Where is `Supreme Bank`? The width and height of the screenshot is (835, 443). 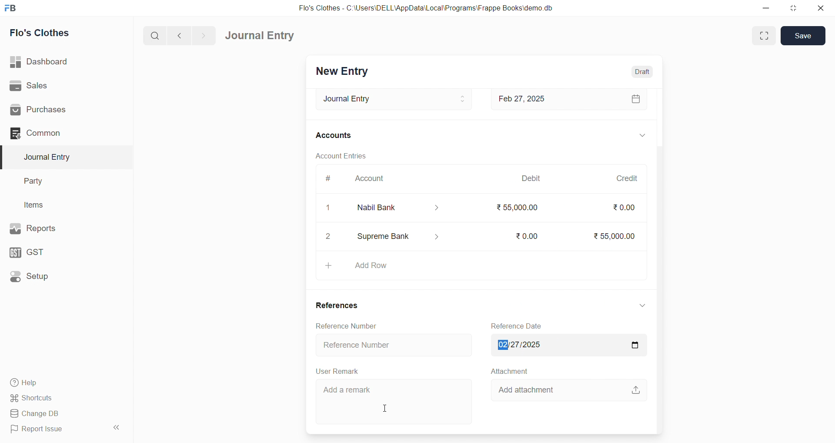
Supreme Bank is located at coordinates (401, 235).